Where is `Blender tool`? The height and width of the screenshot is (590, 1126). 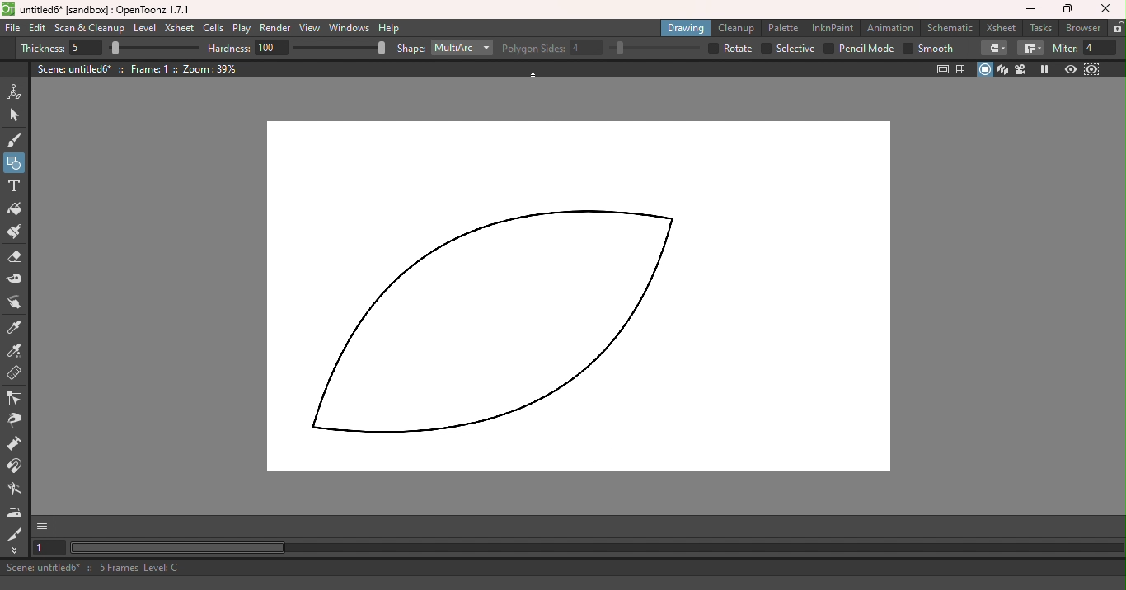 Blender tool is located at coordinates (14, 490).